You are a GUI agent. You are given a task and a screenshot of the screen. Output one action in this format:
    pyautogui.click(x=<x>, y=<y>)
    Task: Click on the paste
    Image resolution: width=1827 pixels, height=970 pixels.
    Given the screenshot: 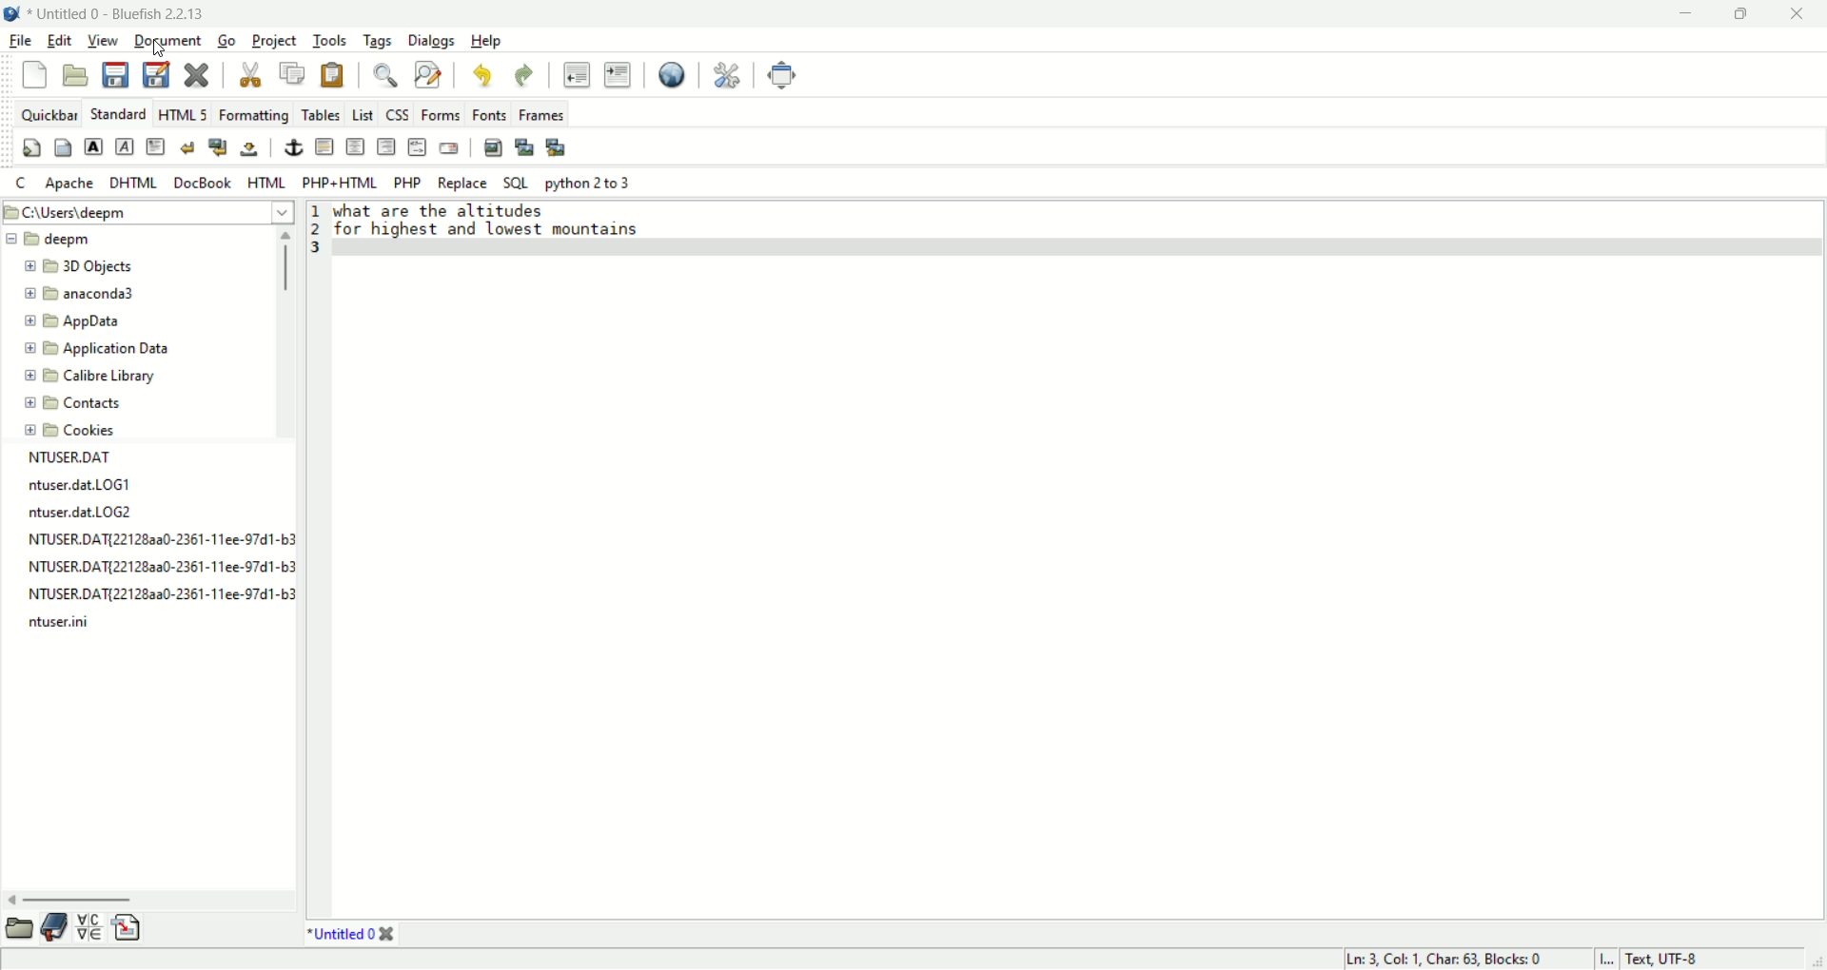 What is the action you would take?
    pyautogui.click(x=331, y=77)
    